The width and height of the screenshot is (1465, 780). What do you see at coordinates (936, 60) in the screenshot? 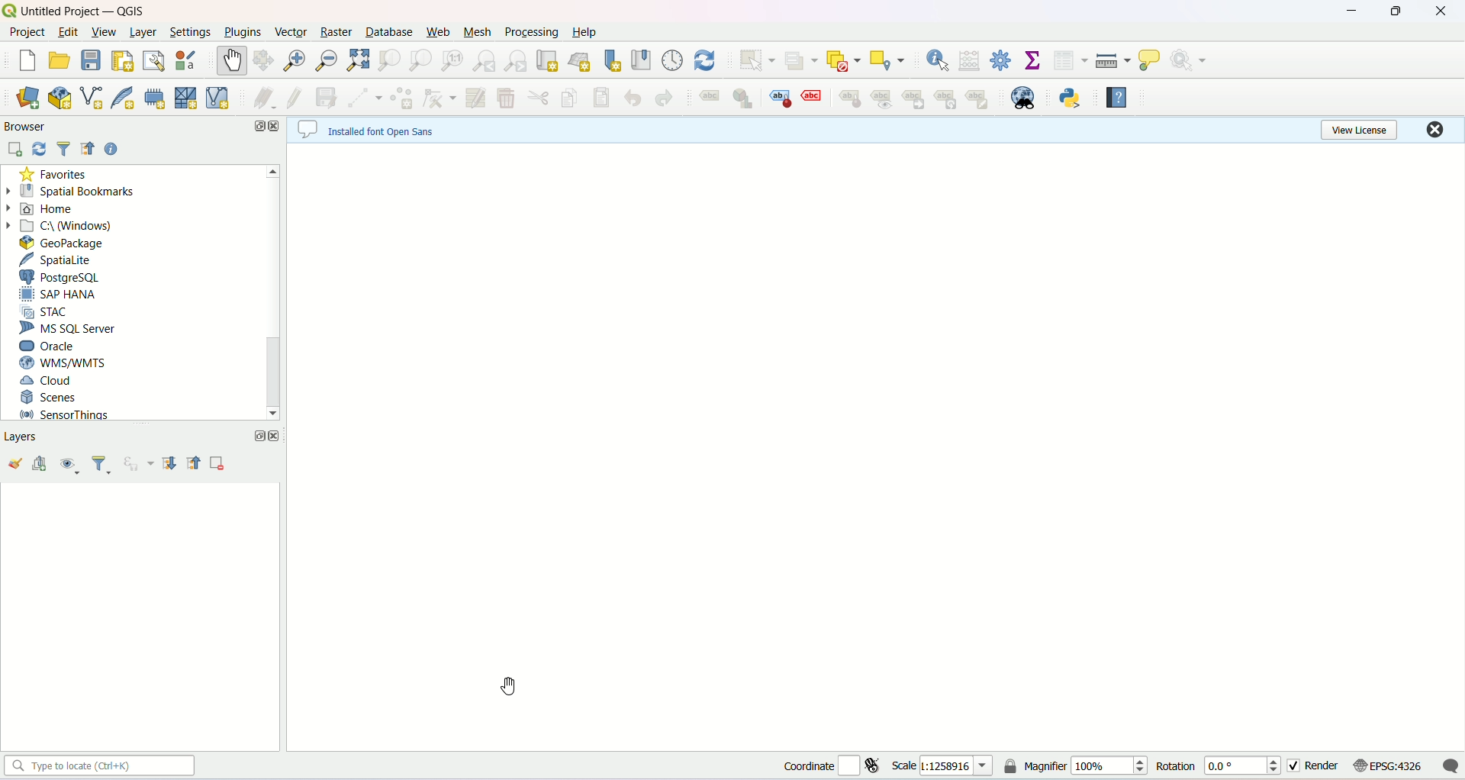
I see `identify features` at bounding box center [936, 60].